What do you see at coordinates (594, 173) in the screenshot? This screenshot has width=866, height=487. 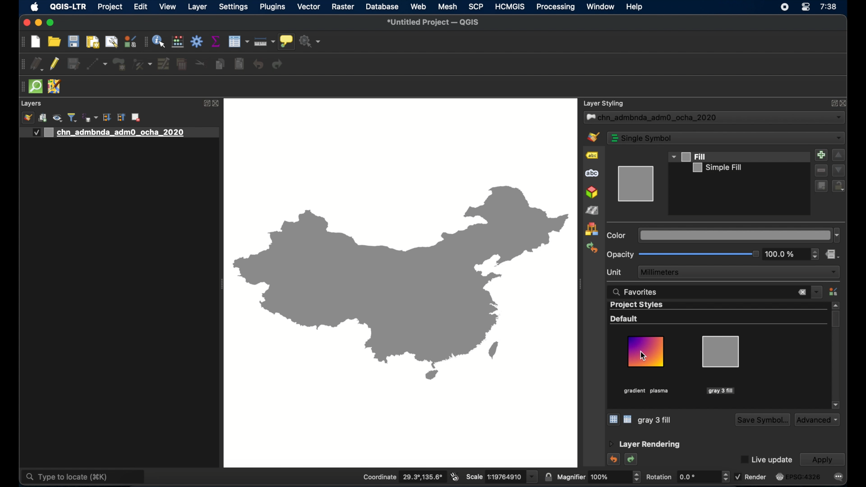 I see `masks` at bounding box center [594, 173].